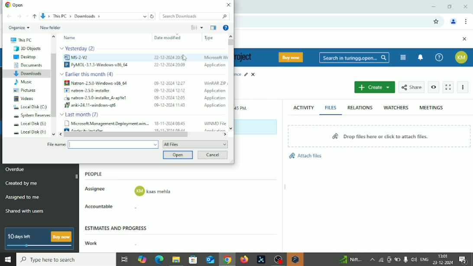 Image resolution: width=473 pixels, height=266 pixels. I want to click on slide bar indicating how many days left for free version, so click(41, 247).